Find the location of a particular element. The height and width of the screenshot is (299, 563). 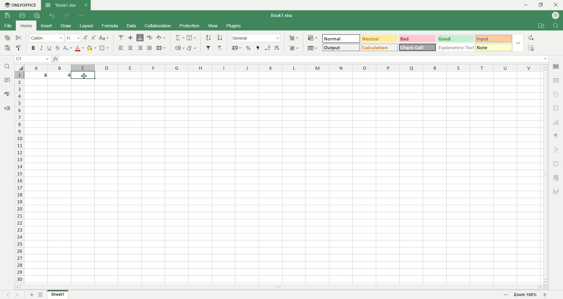

zoom in is located at coordinates (546, 295).